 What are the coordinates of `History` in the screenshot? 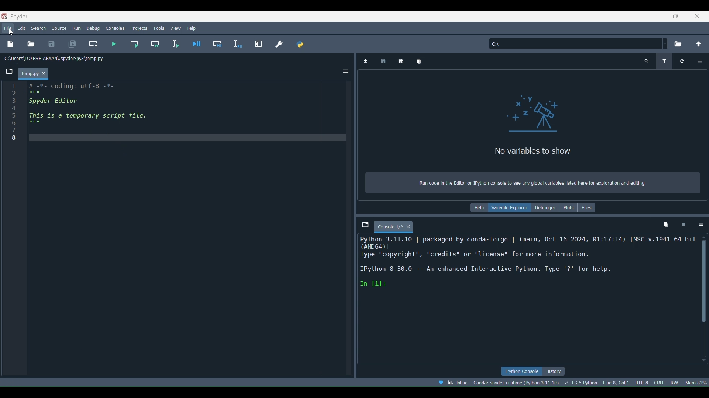 It's located at (555, 371).